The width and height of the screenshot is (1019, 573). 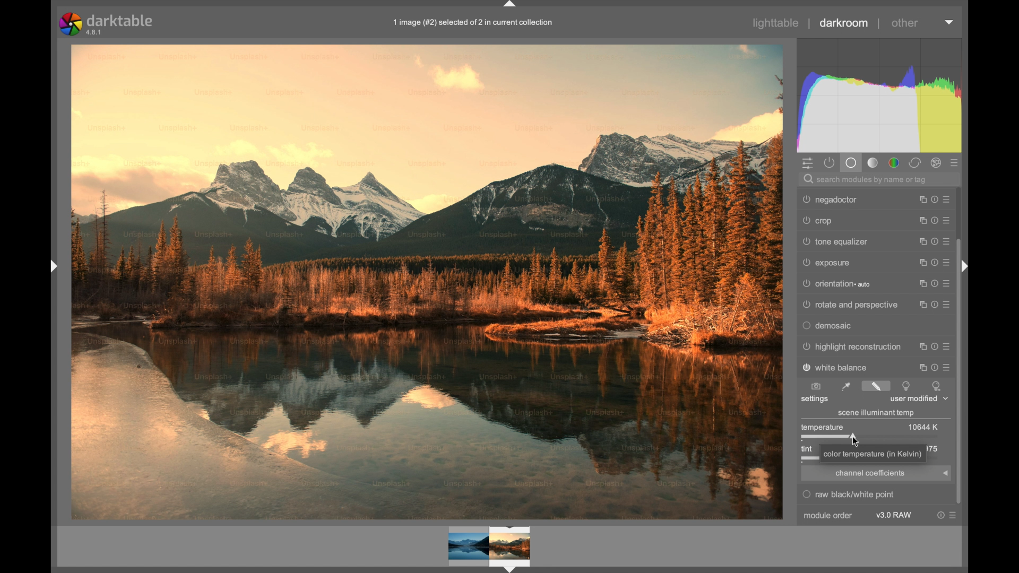 What do you see at coordinates (865, 180) in the screenshot?
I see `search modules by name or tag` at bounding box center [865, 180].